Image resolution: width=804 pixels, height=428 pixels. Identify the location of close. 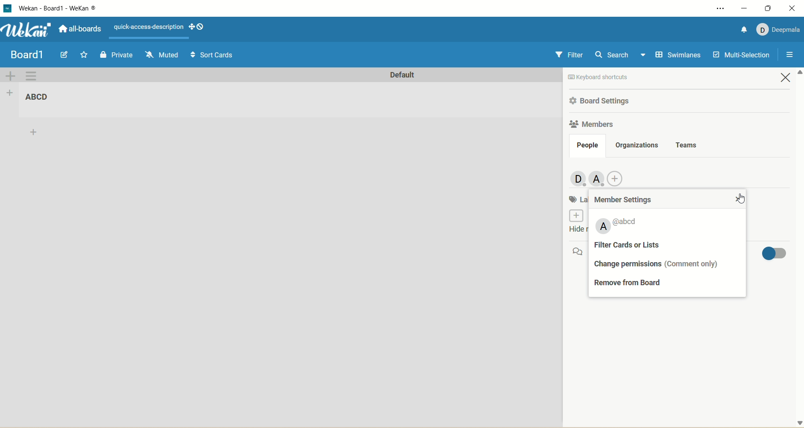
(742, 198).